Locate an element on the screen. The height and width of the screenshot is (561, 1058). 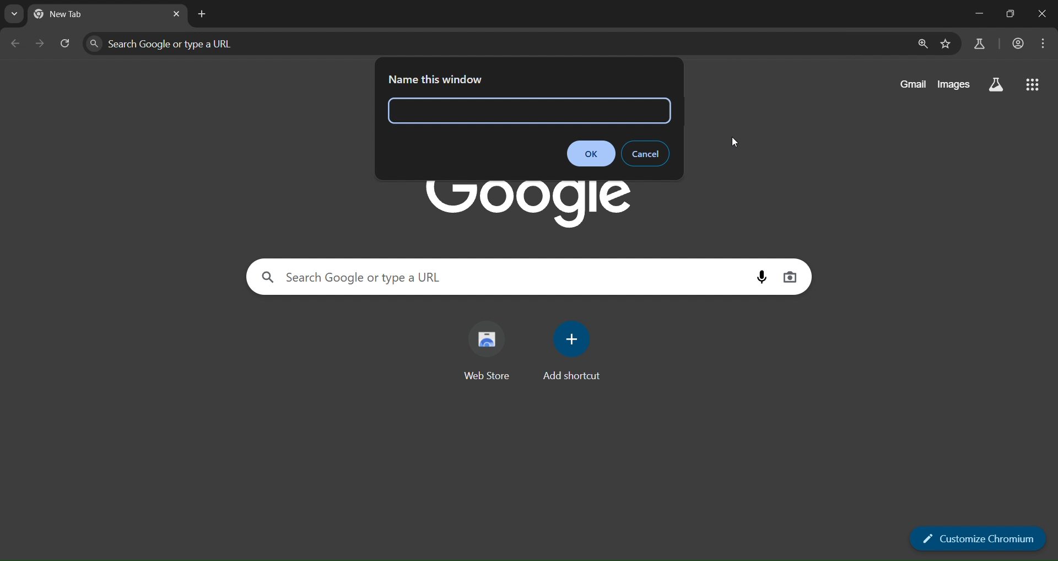
zoom  is located at coordinates (922, 44).